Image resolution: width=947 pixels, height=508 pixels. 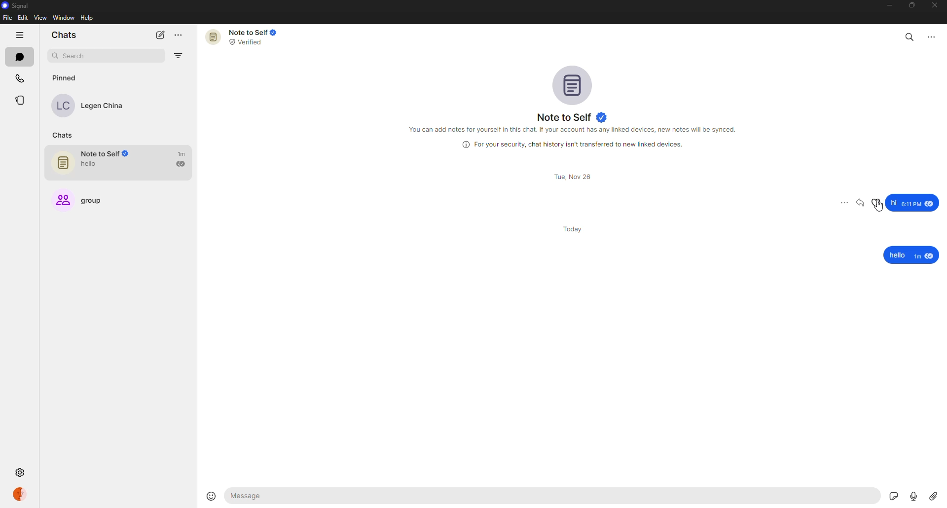 I want to click on info, so click(x=574, y=144).